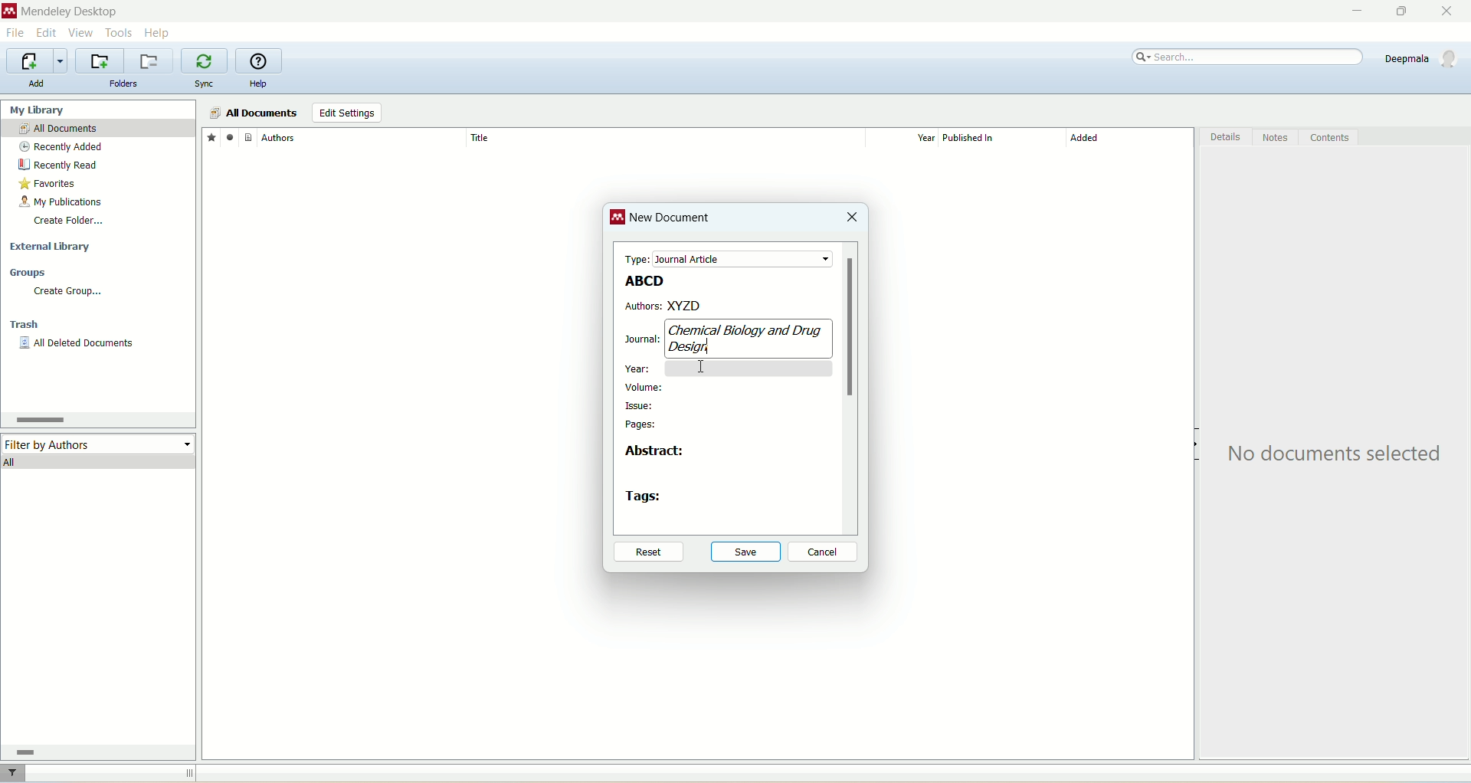 Image resolution: width=1471 pixels, height=783 pixels. I want to click on content, so click(1329, 138).